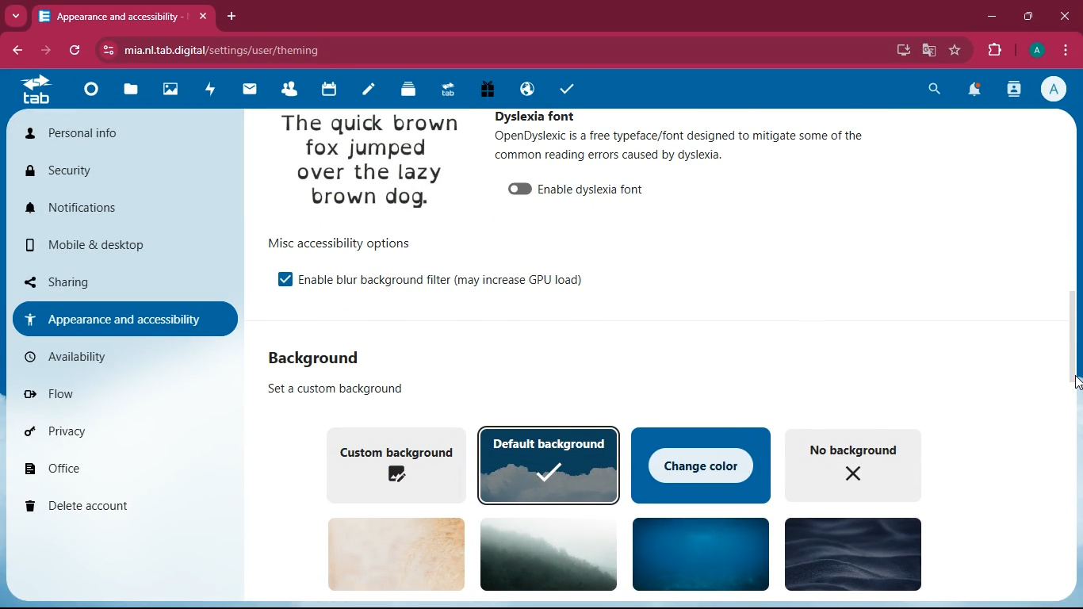 The height and width of the screenshot is (609, 1083). Describe the element at coordinates (1062, 389) in the screenshot. I see `cursor` at that location.